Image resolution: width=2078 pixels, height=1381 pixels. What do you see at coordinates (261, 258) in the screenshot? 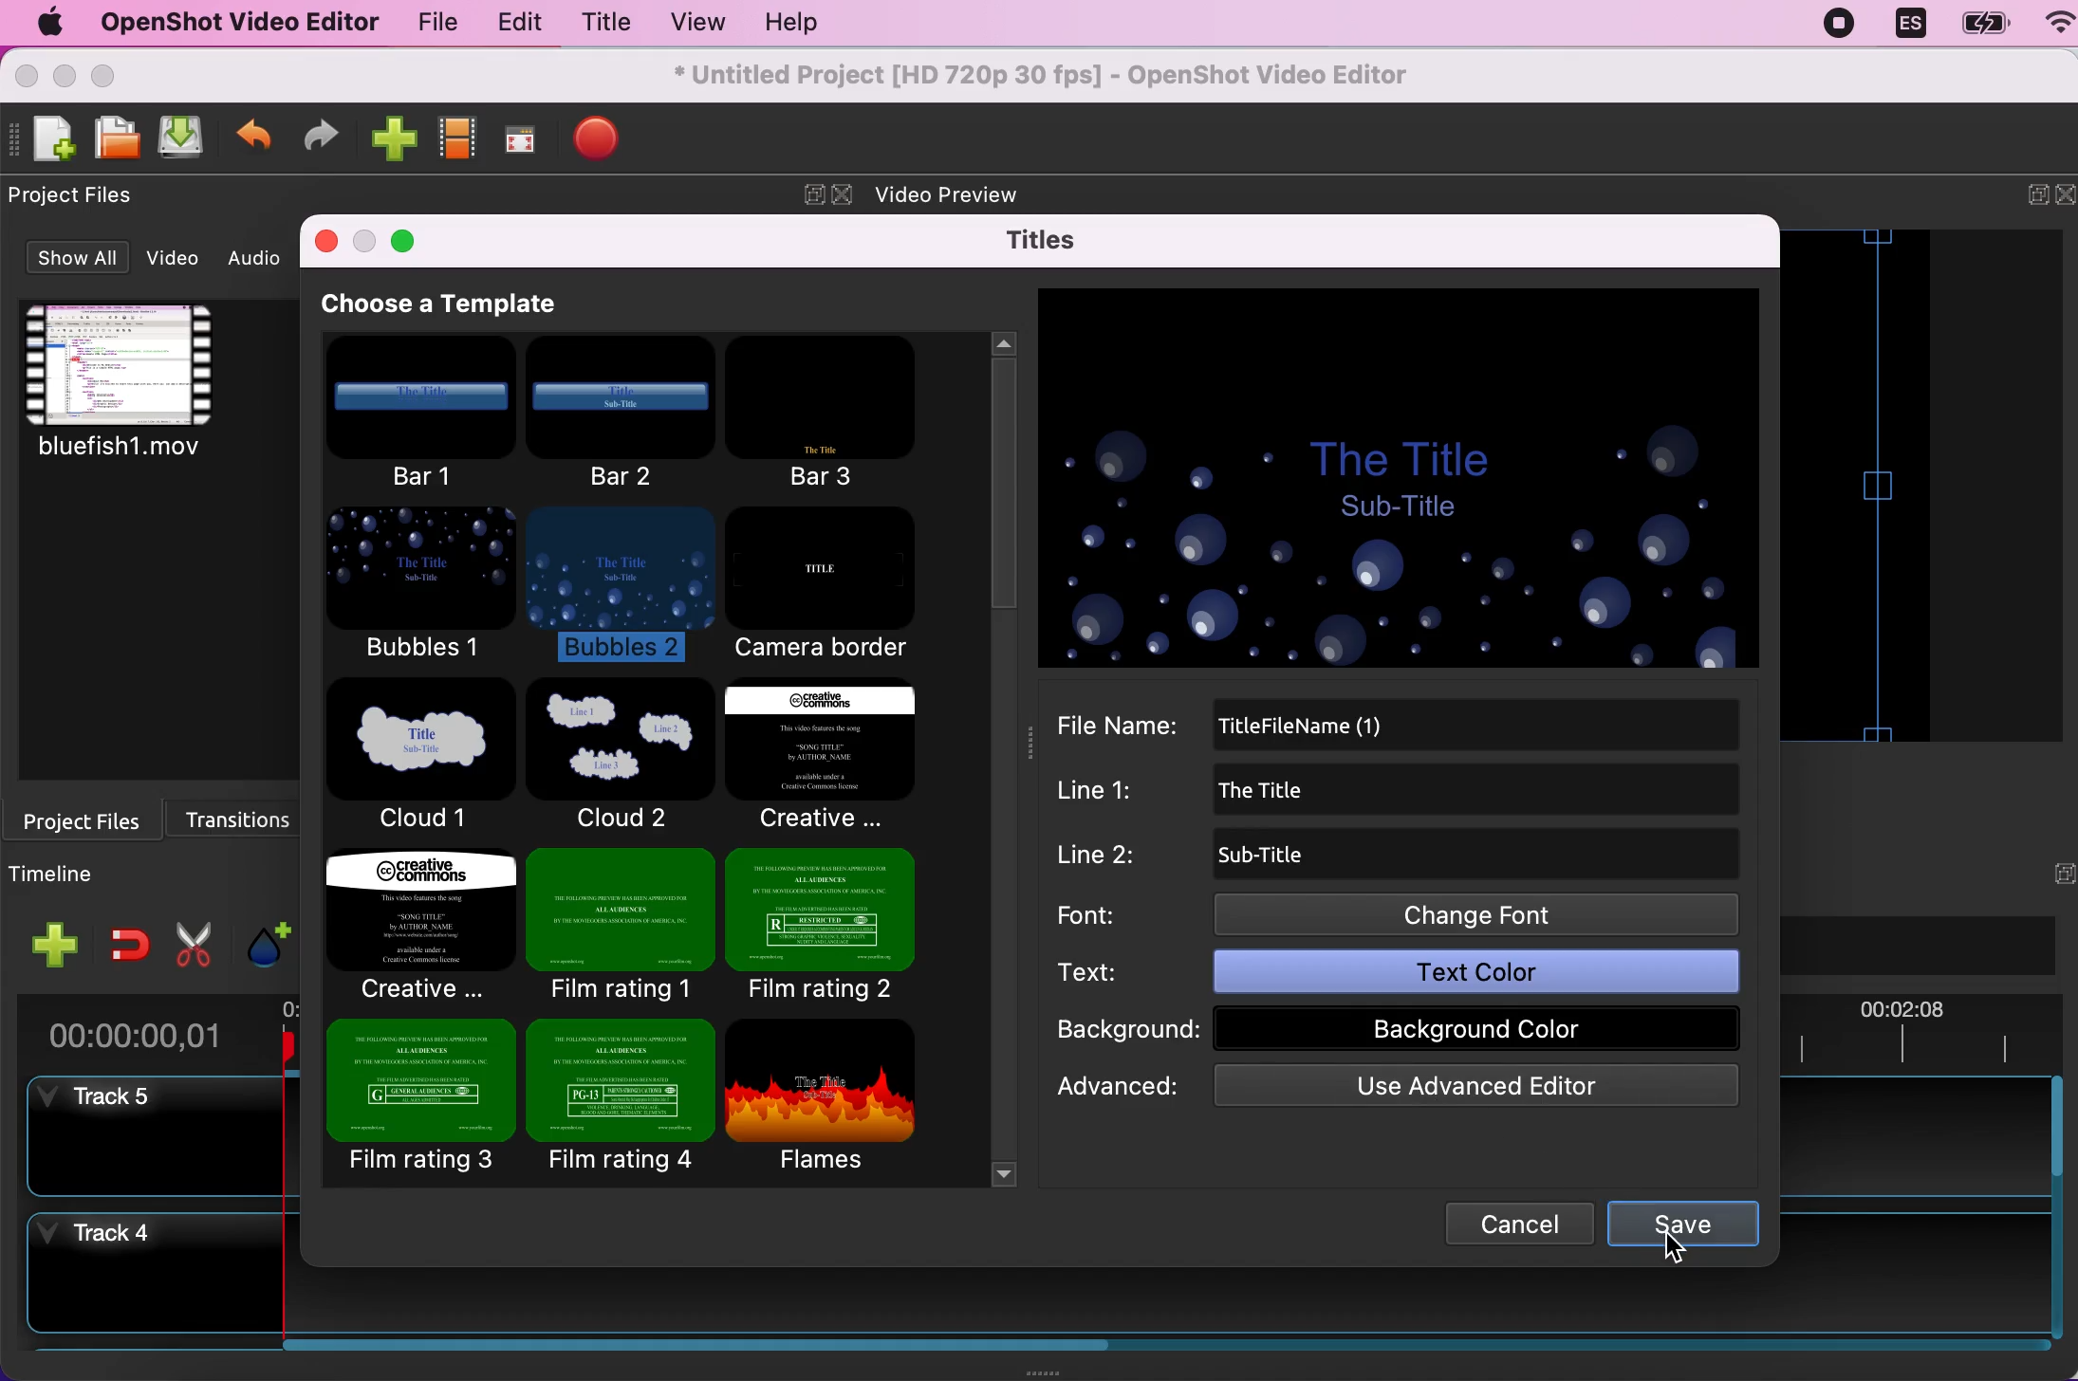
I see `audio` at bounding box center [261, 258].